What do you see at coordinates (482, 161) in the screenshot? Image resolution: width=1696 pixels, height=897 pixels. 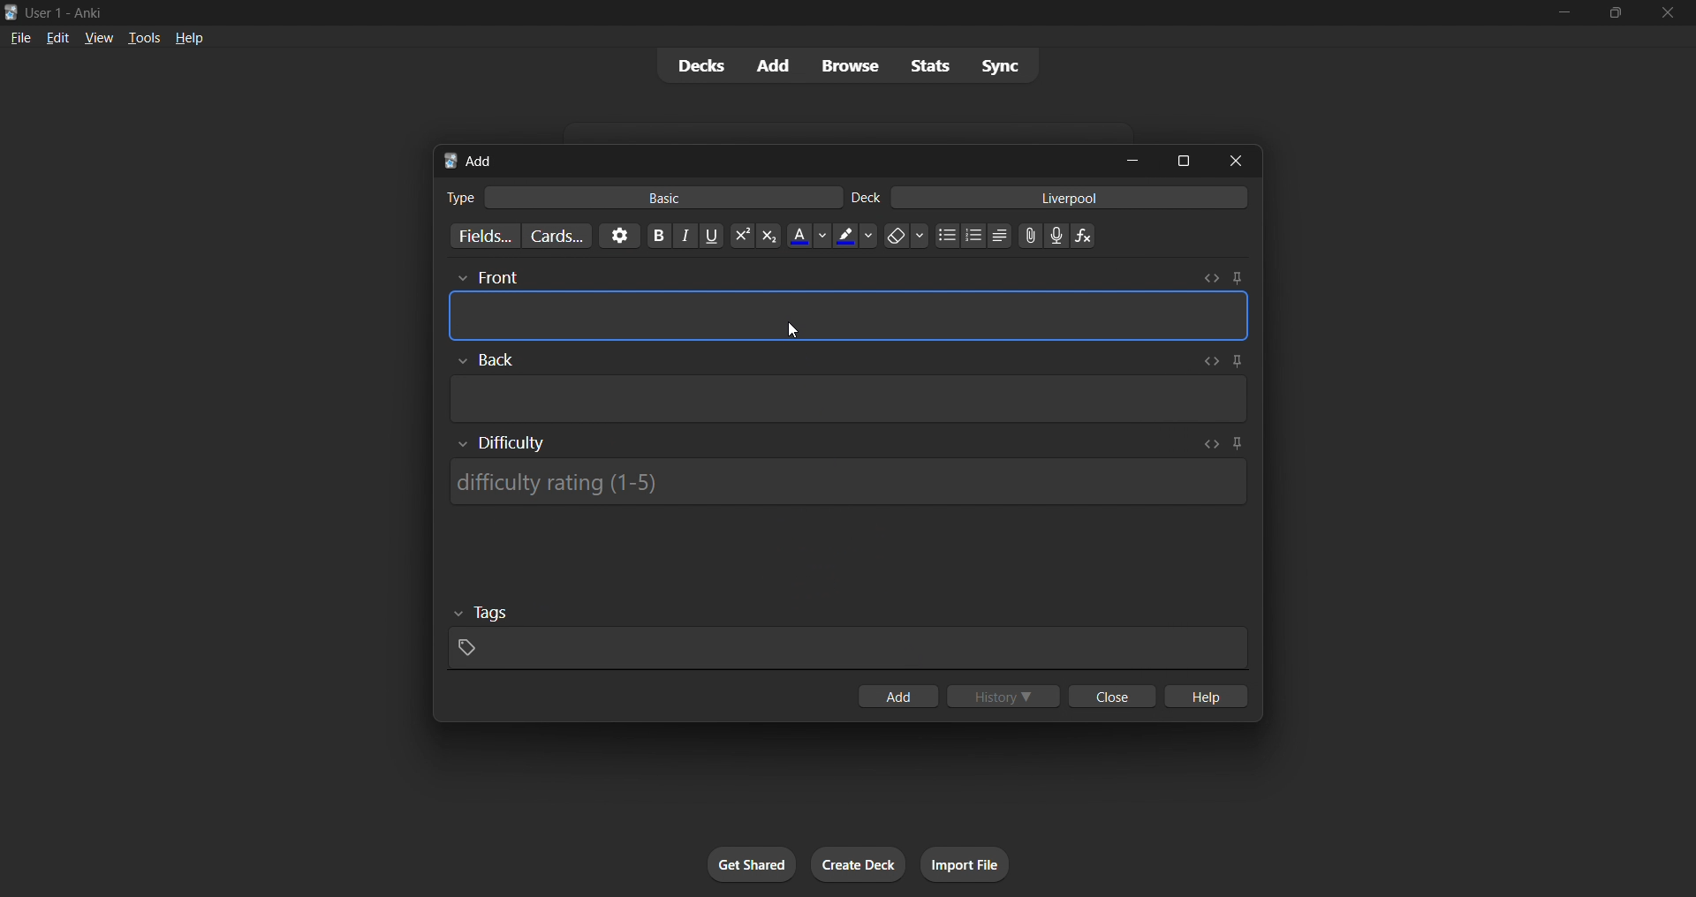 I see `add title bar` at bounding box center [482, 161].